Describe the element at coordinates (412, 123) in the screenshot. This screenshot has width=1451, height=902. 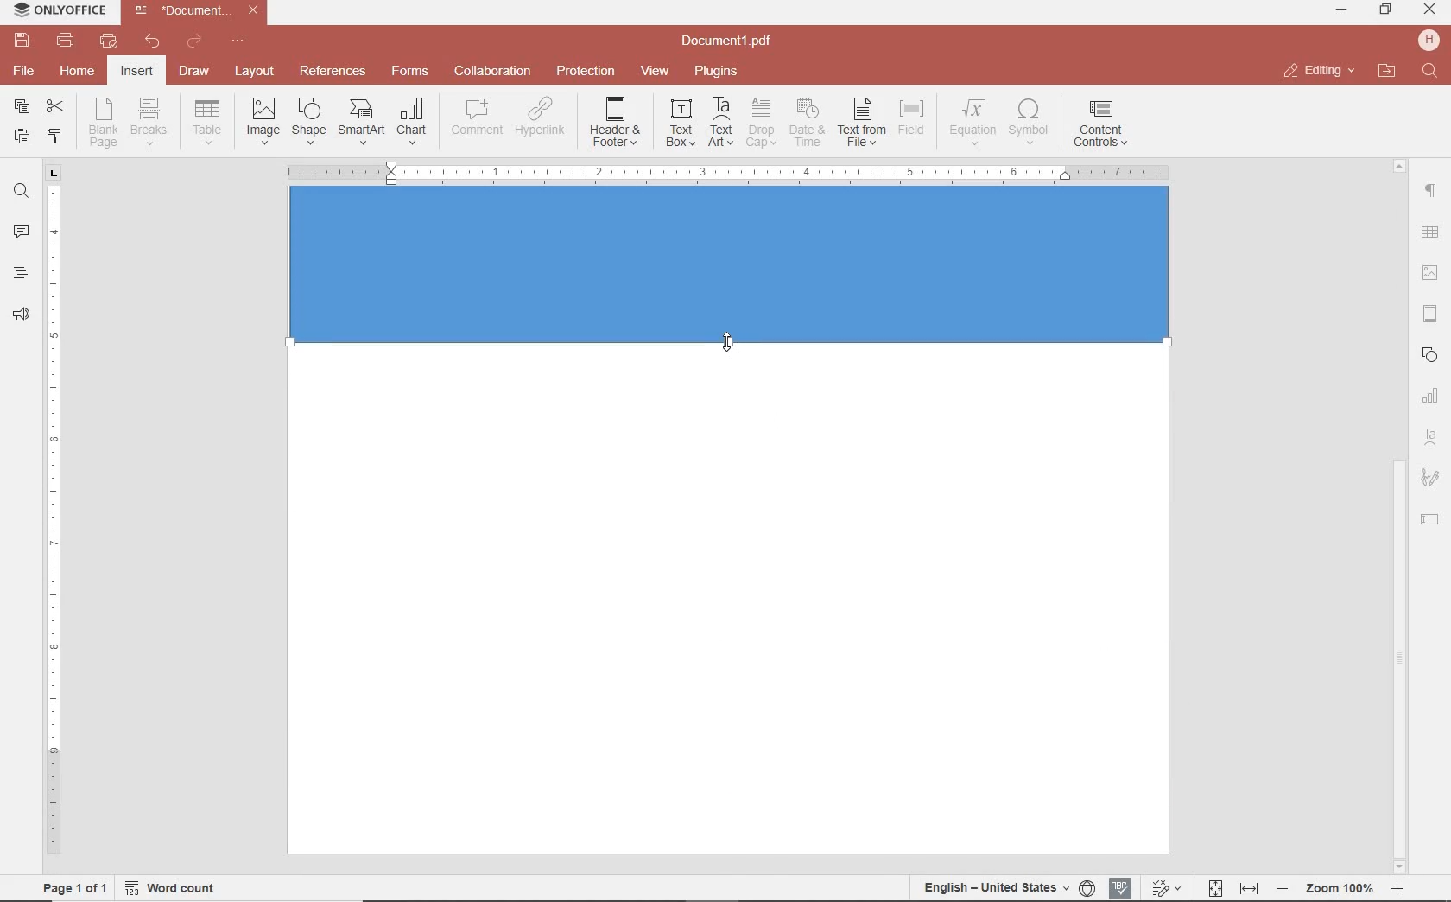
I see `INSERT CHAT` at that location.